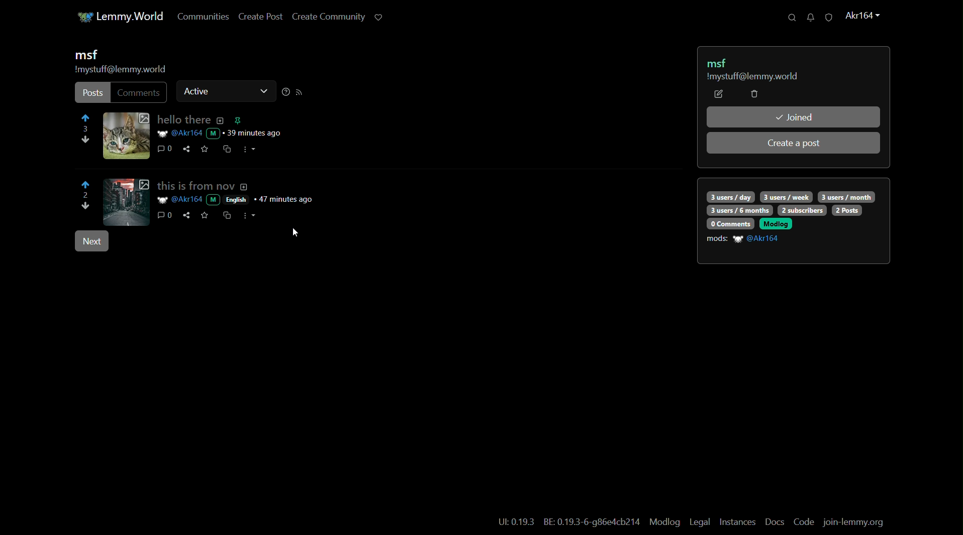  What do you see at coordinates (794, 117) in the screenshot?
I see `joined` at bounding box center [794, 117].